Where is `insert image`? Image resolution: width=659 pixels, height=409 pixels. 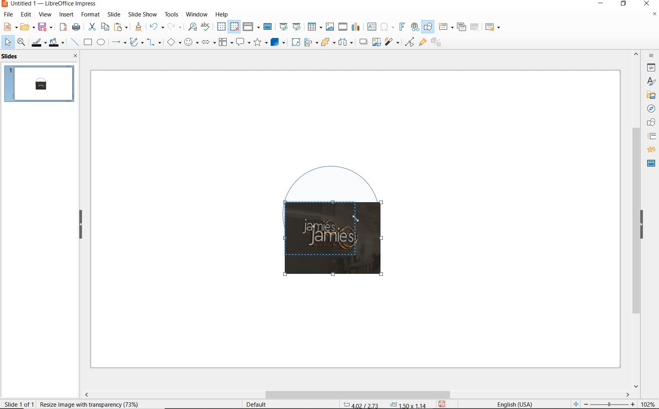 insert image is located at coordinates (329, 27).